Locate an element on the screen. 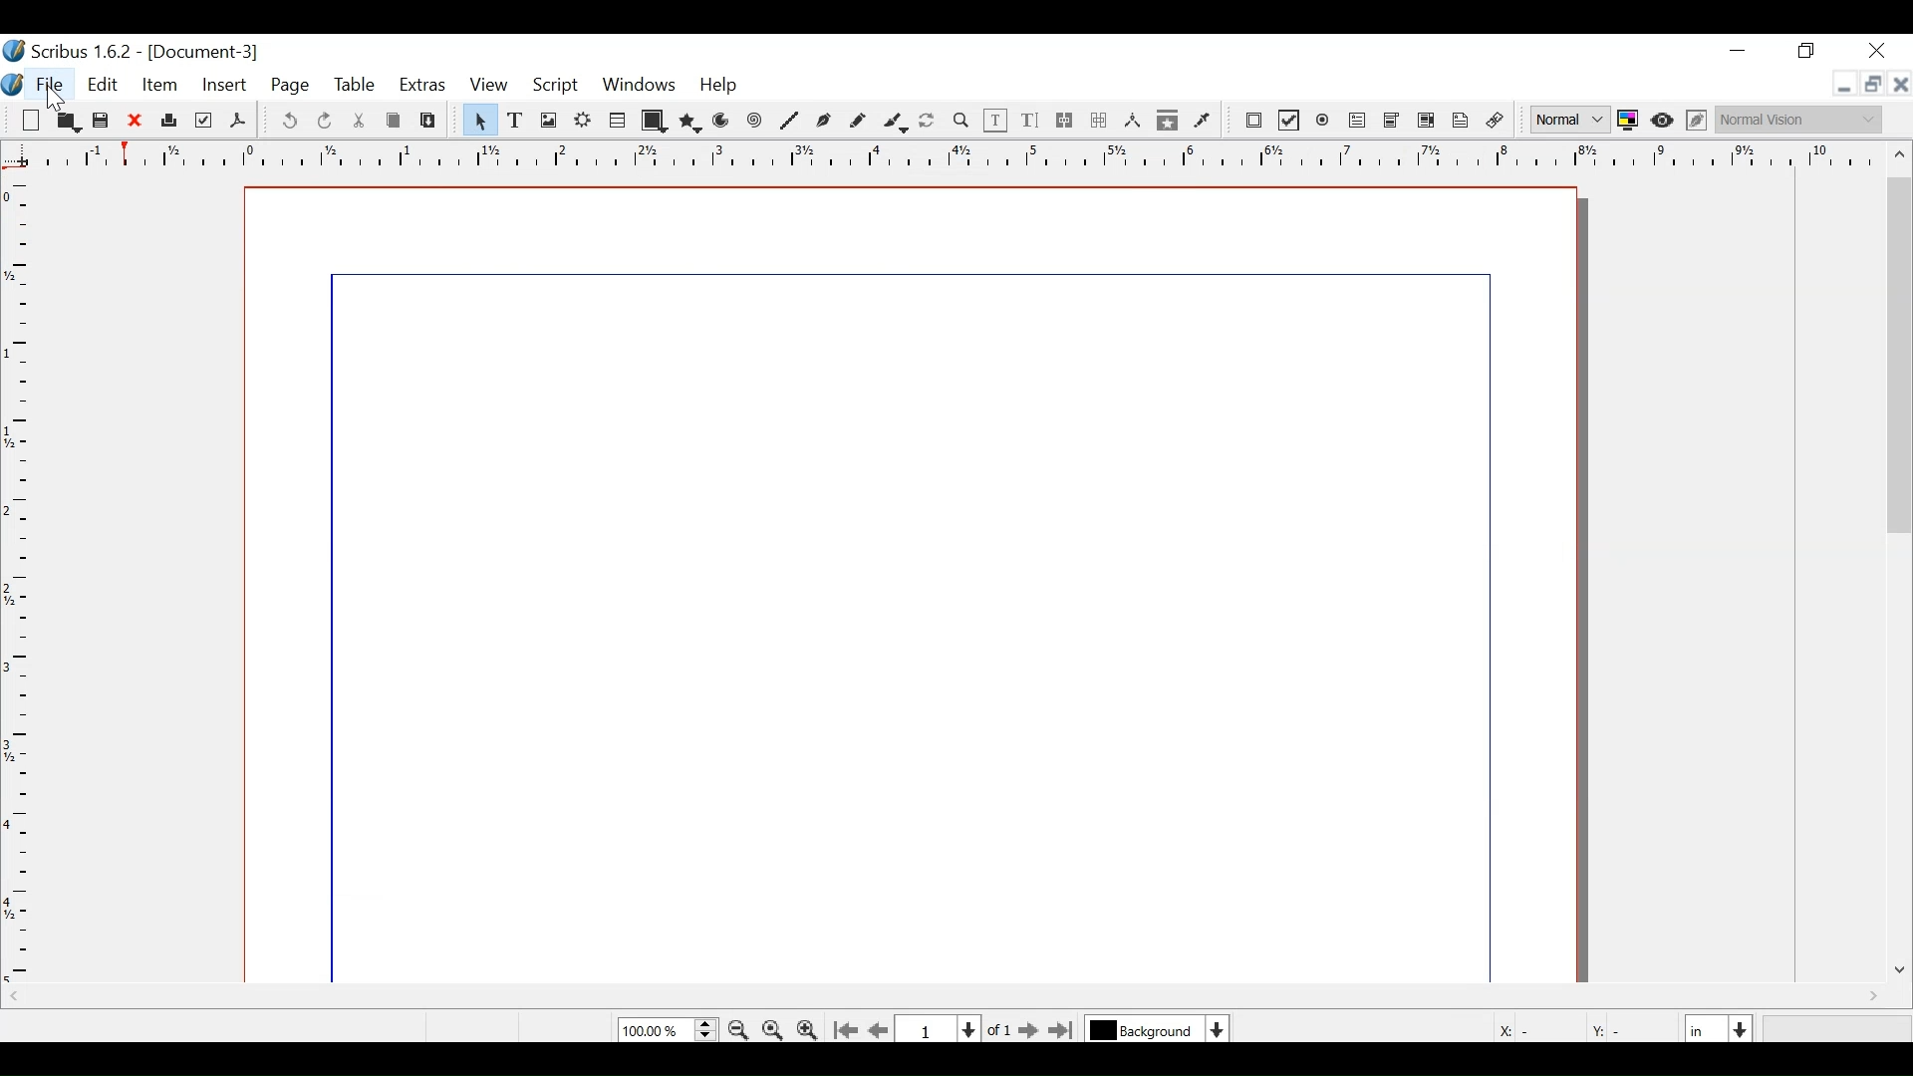 The height and width of the screenshot is (1076, 1913). Select the visual appearnce is located at coordinates (1804, 120).